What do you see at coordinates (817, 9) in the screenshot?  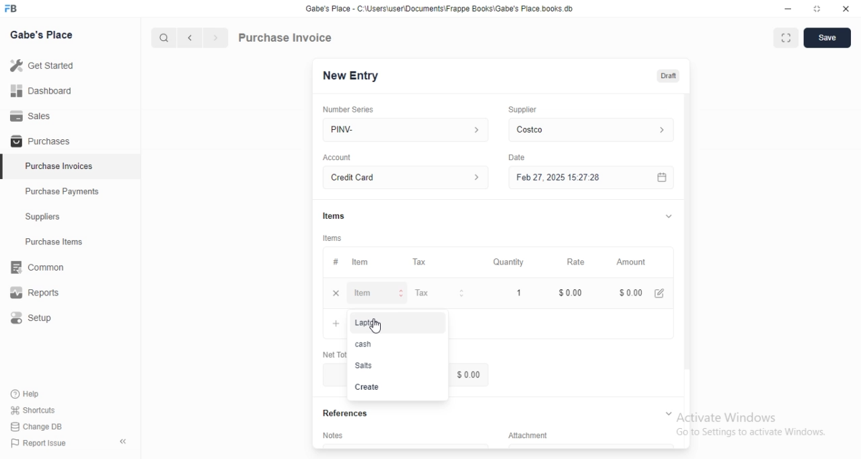 I see `Change dimension` at bounding box center [817, 9].